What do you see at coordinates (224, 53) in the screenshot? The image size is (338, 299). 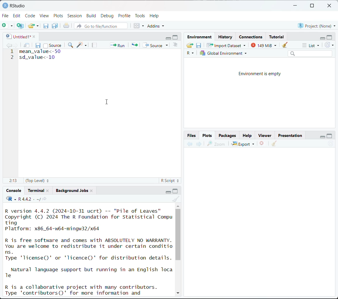 I see `Global environment` at bounding box center [224, 53].